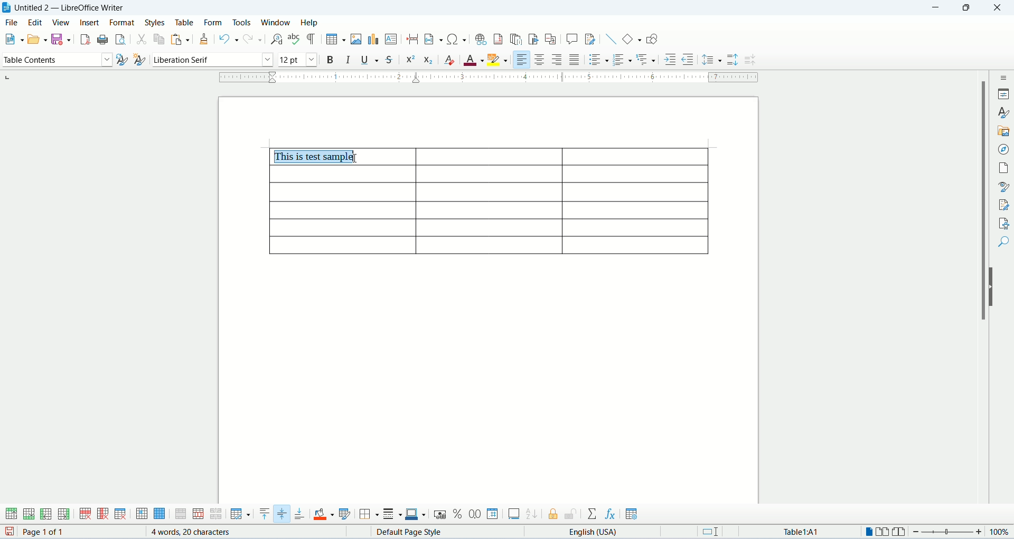 The width and height of the screenshot is (1014, 539). Describe the element at coordinates (159, 39) in the screenshot. I see `copy` at that location.